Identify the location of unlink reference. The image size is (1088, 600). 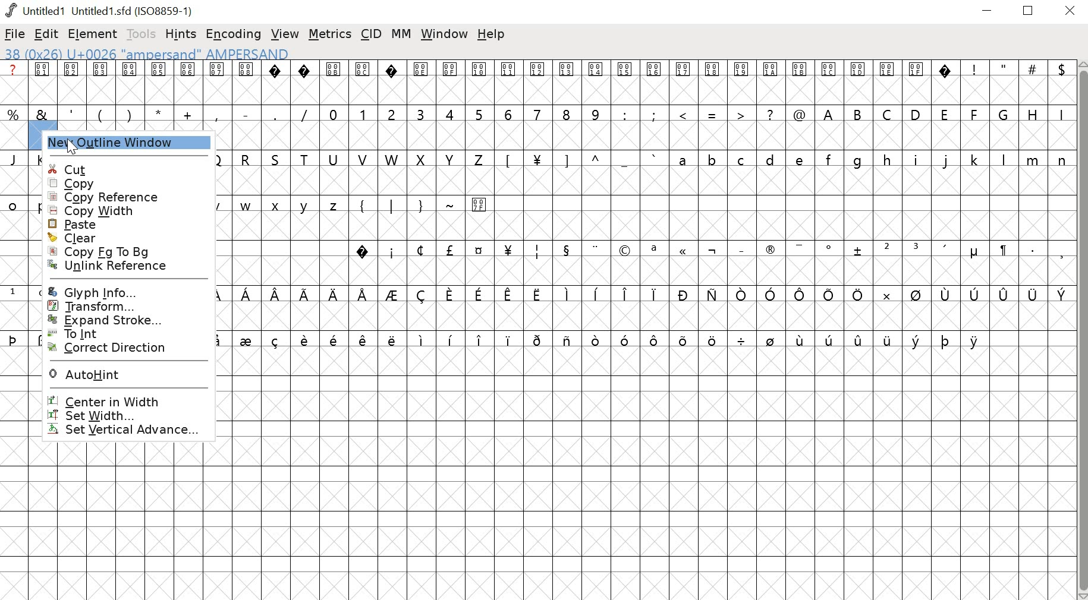
(125, 267).